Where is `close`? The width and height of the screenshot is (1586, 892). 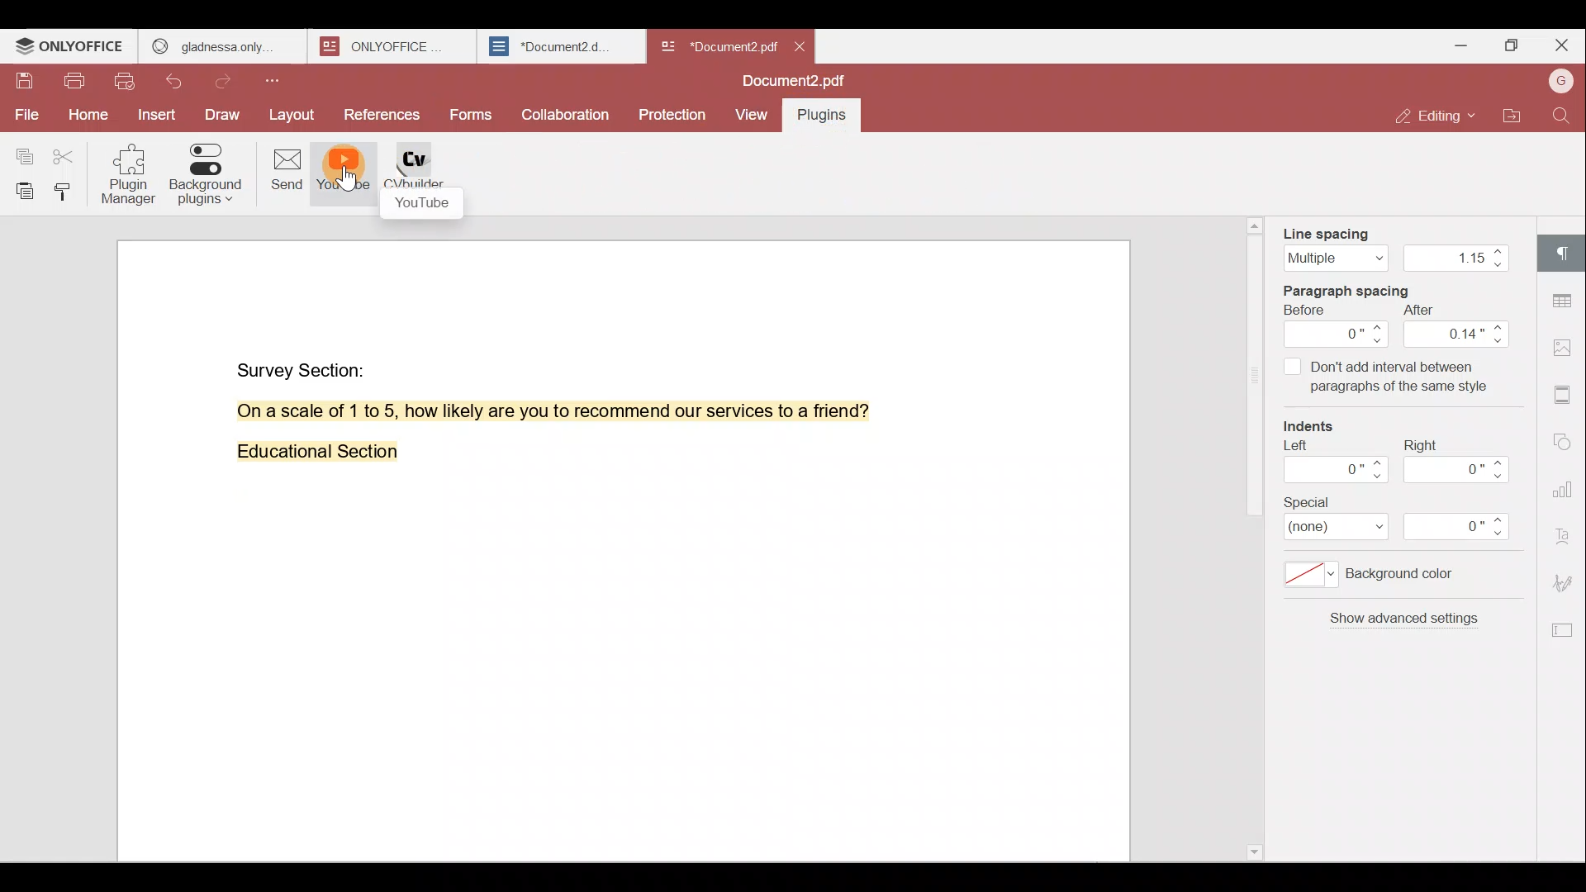 close is located at coordinates (800, 46).